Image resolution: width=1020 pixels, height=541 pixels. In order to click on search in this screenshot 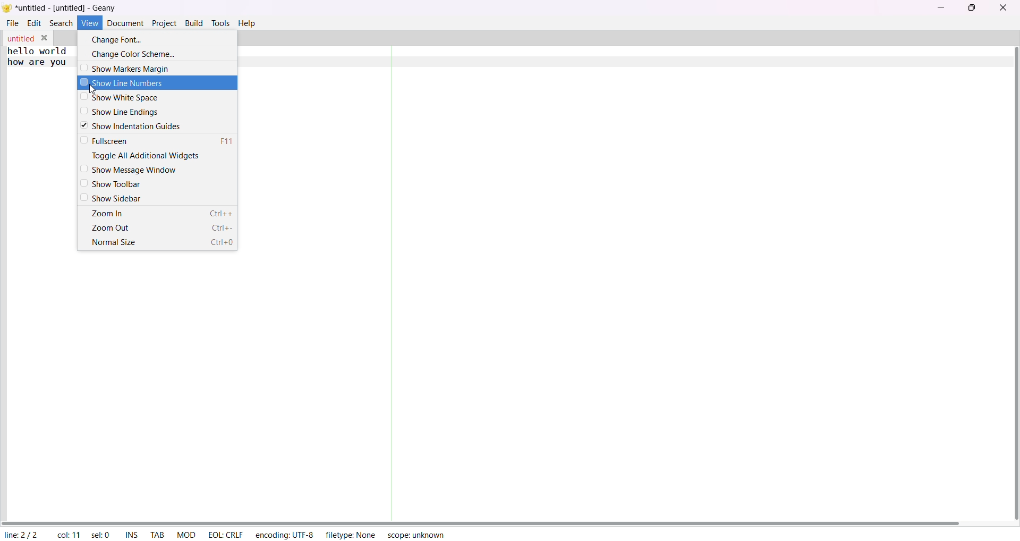, I will do `click(62, 23)`.